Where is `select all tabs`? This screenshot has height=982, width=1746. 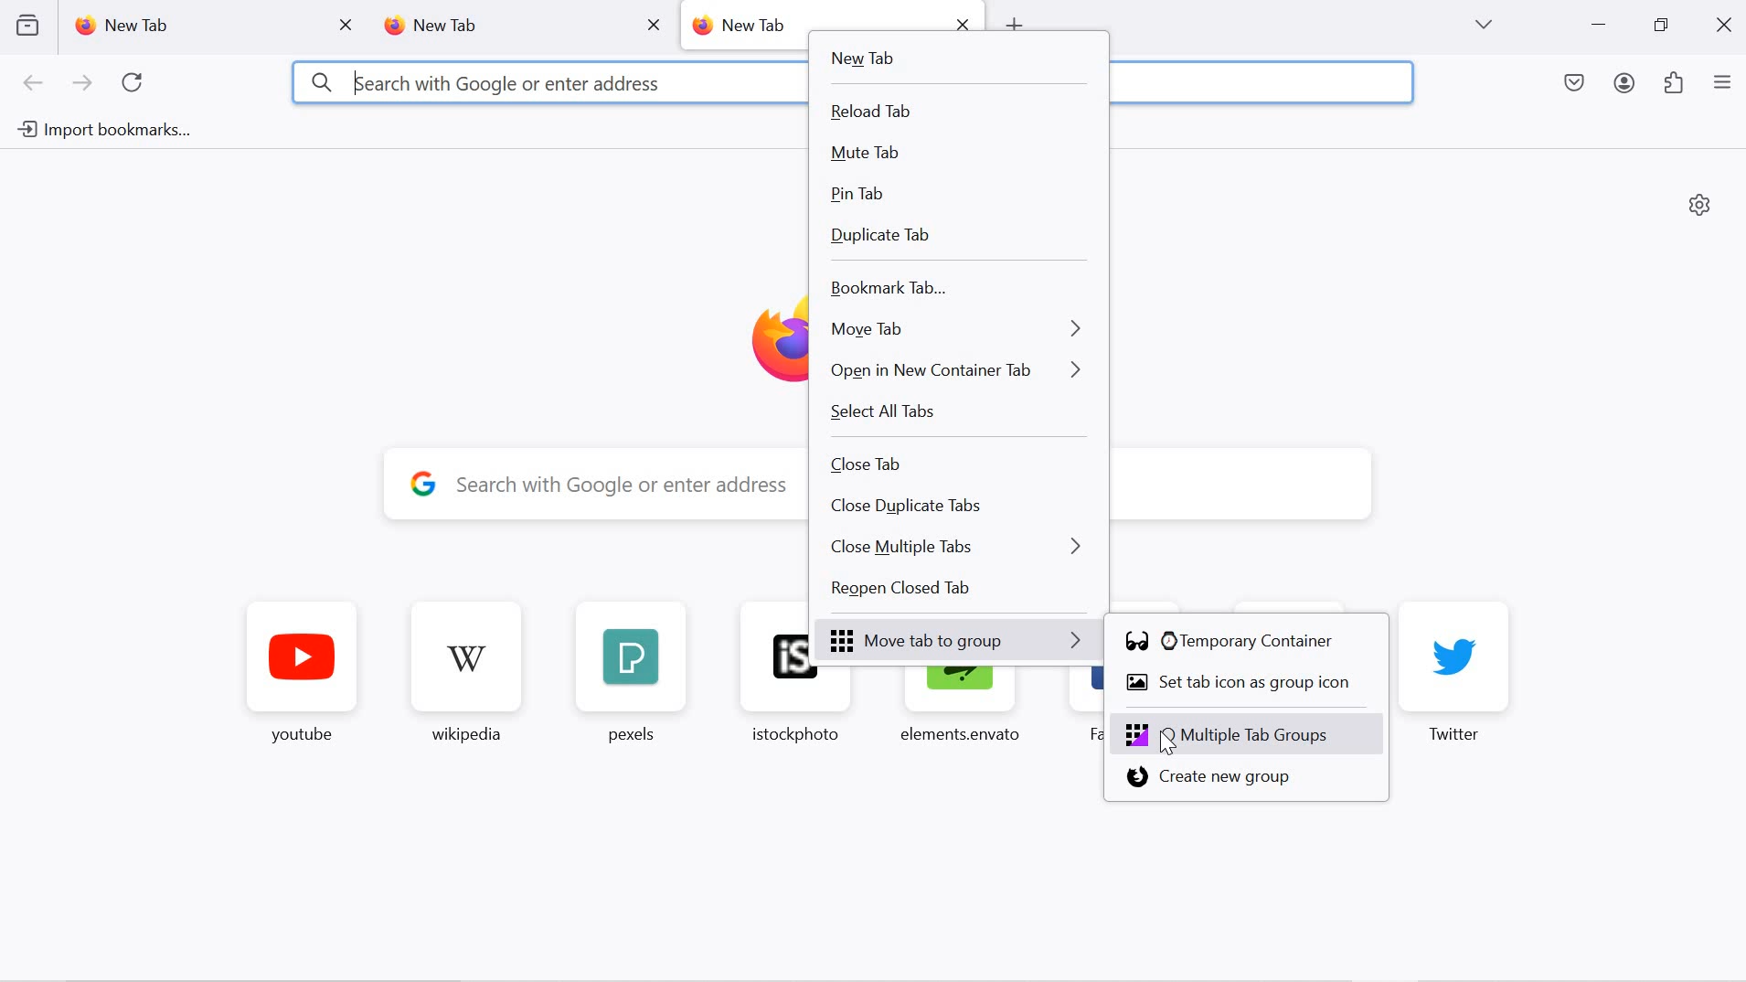 select all tabs is located at coordinates (956, 413).